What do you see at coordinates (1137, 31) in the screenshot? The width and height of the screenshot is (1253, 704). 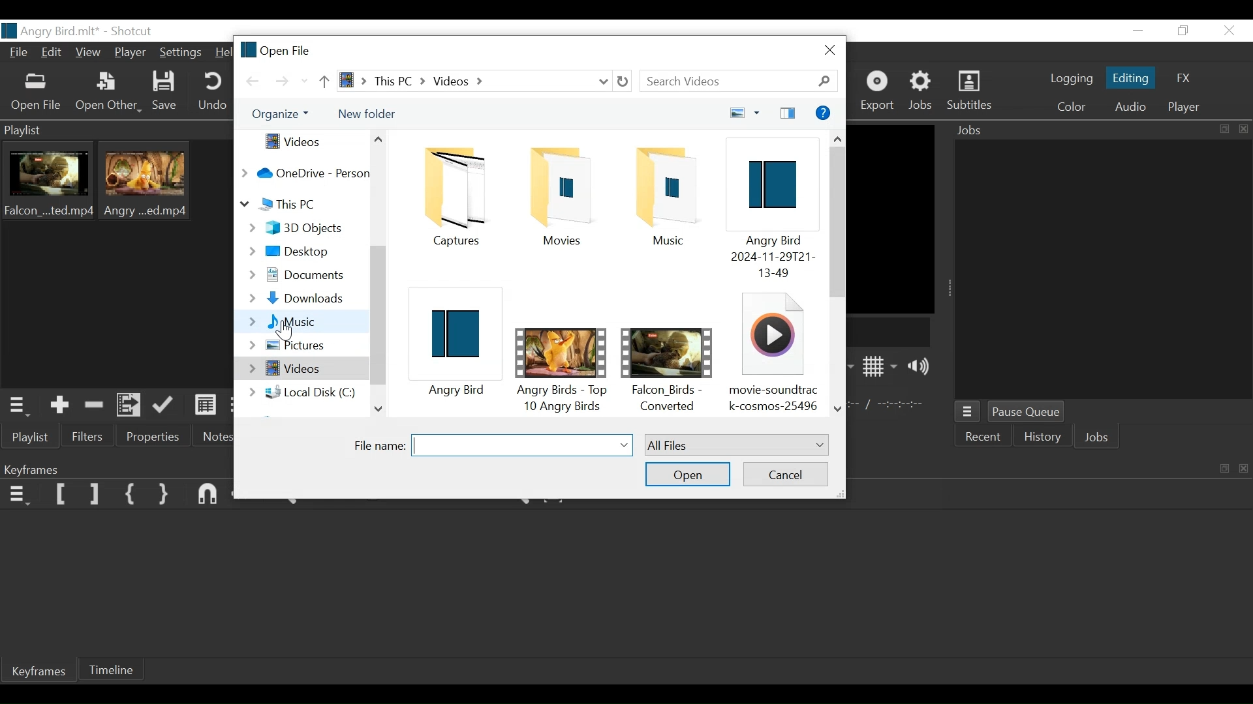 I see `Minimize` at bounding box center [1137, 31].